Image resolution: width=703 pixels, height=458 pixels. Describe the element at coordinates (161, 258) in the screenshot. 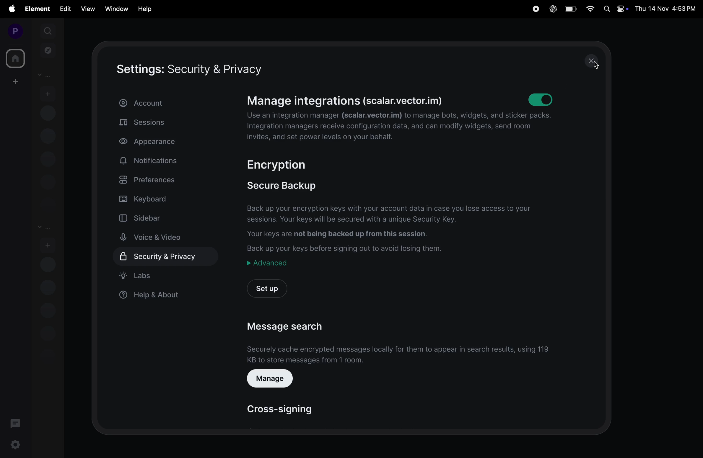

I see `security & privacy` at that location.